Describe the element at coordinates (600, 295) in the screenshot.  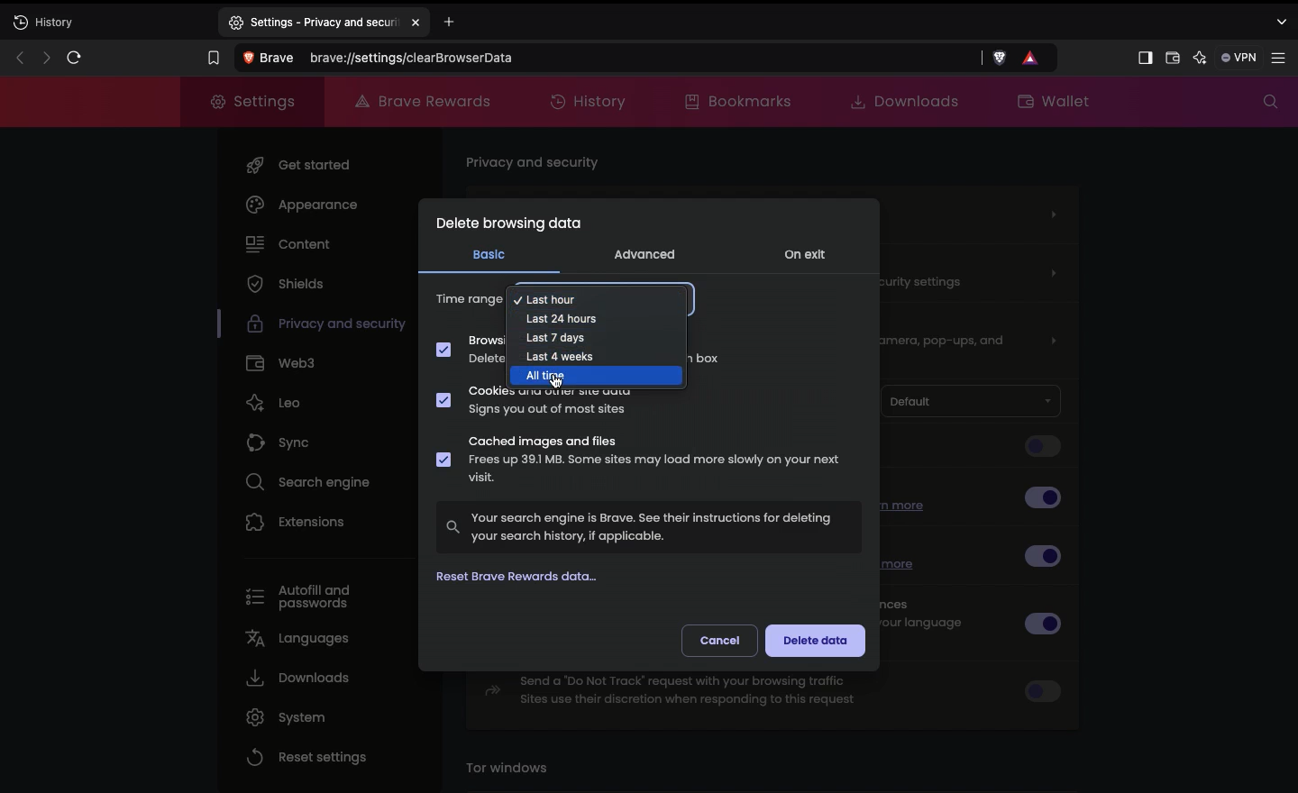
I see `Last hour` at that location.